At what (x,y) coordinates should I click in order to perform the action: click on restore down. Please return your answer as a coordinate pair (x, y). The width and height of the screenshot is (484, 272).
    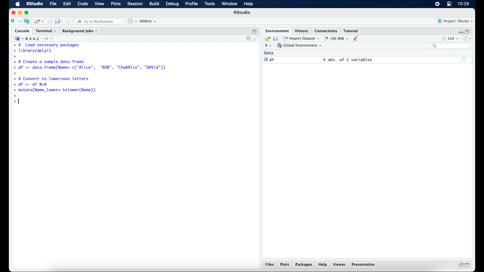
    Looking at the image, I should click on (460, 266).